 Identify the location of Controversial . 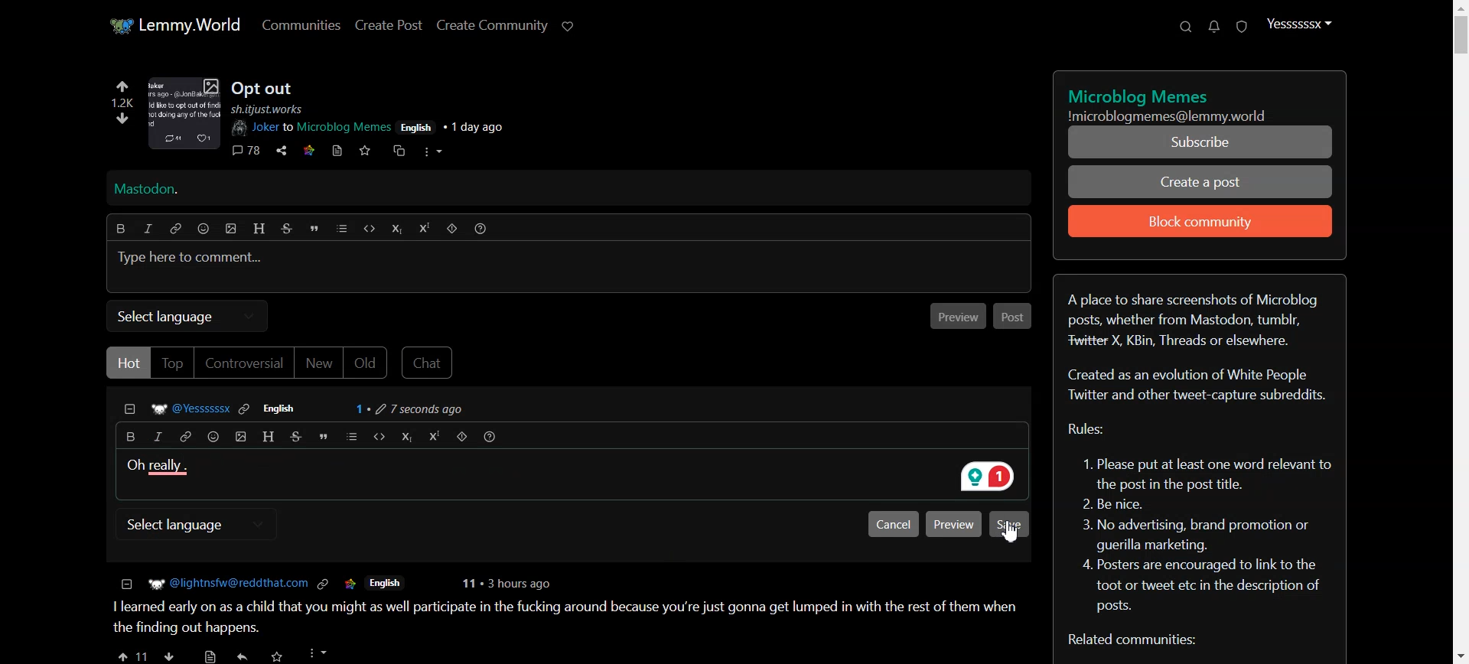
(244, 363).